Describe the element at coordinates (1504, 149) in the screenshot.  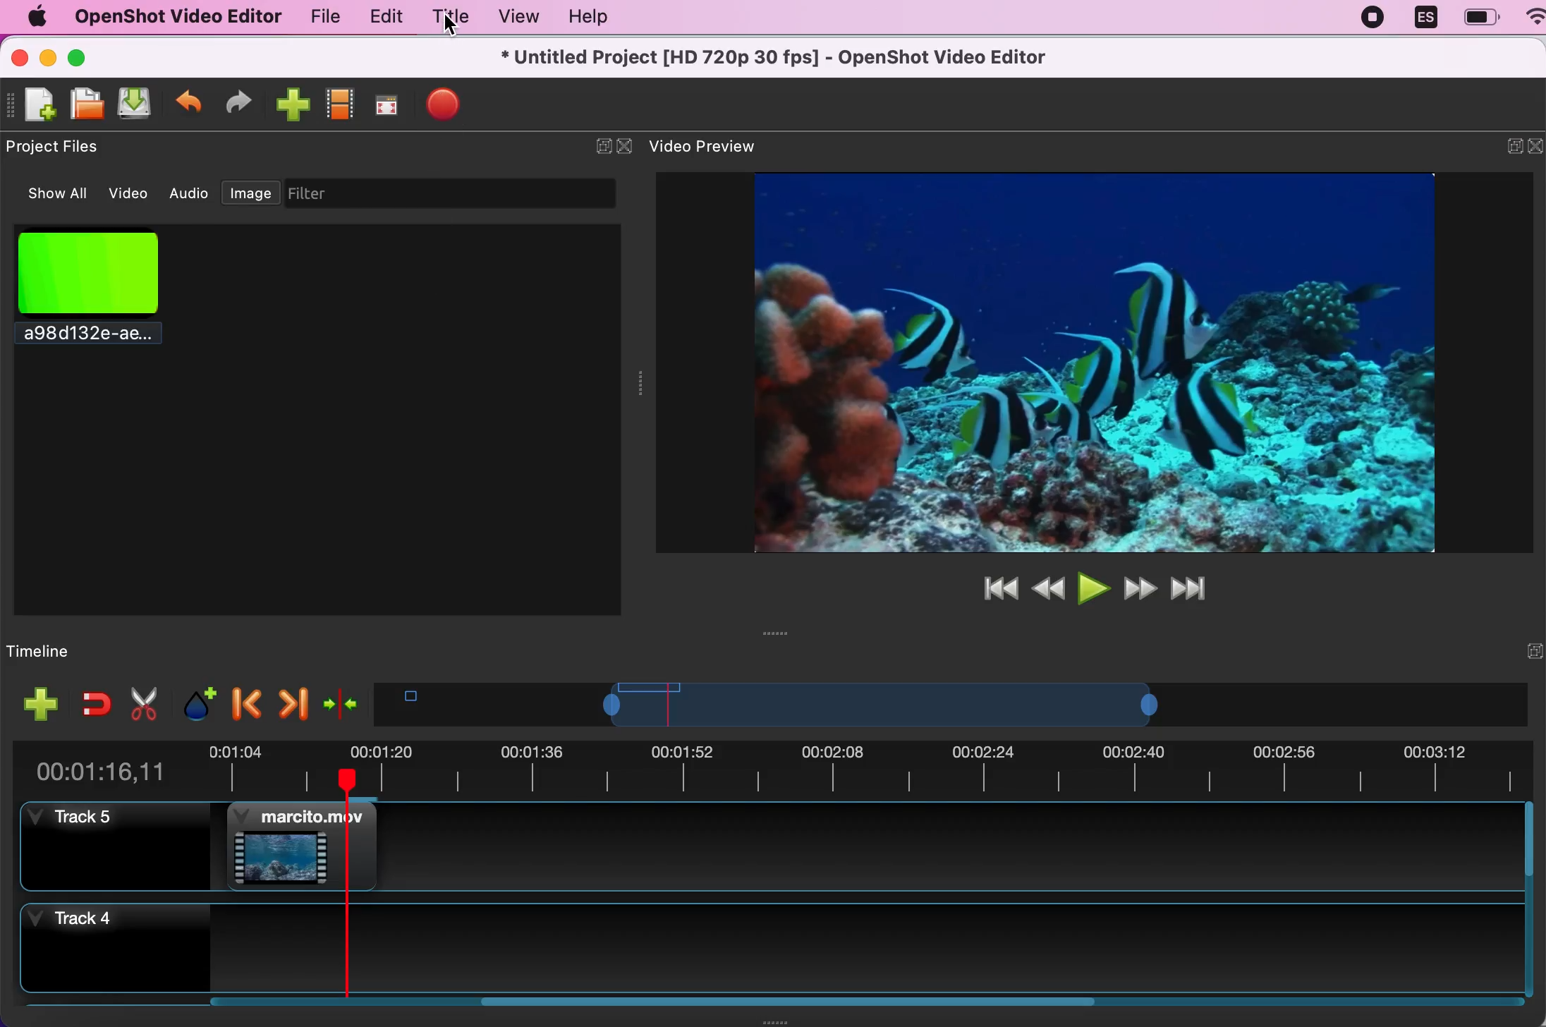
I see `minimize` at that location.